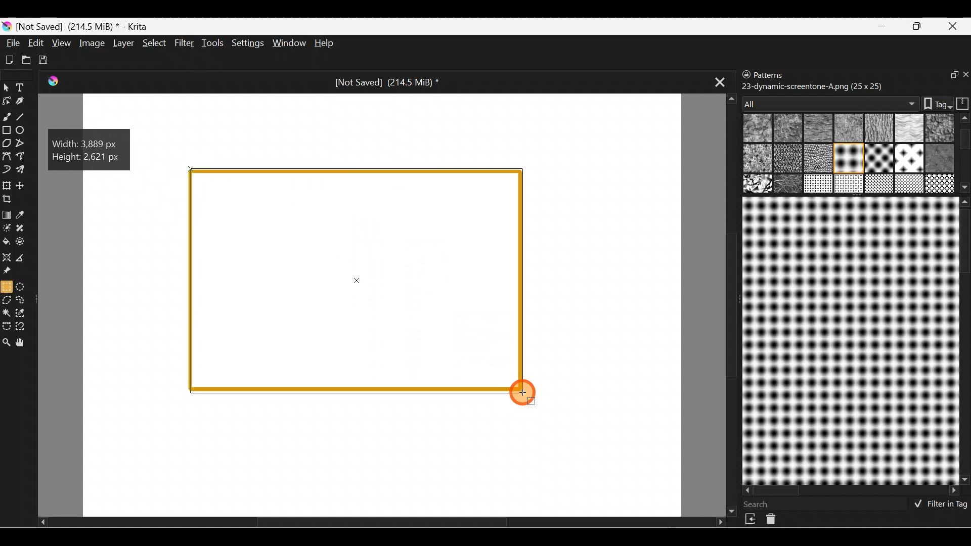 This screenshot has height=546, width=971. What do you see at coordinates (288, 43) in the screenshot?
I see `Window` at bounding box center [288, 43].